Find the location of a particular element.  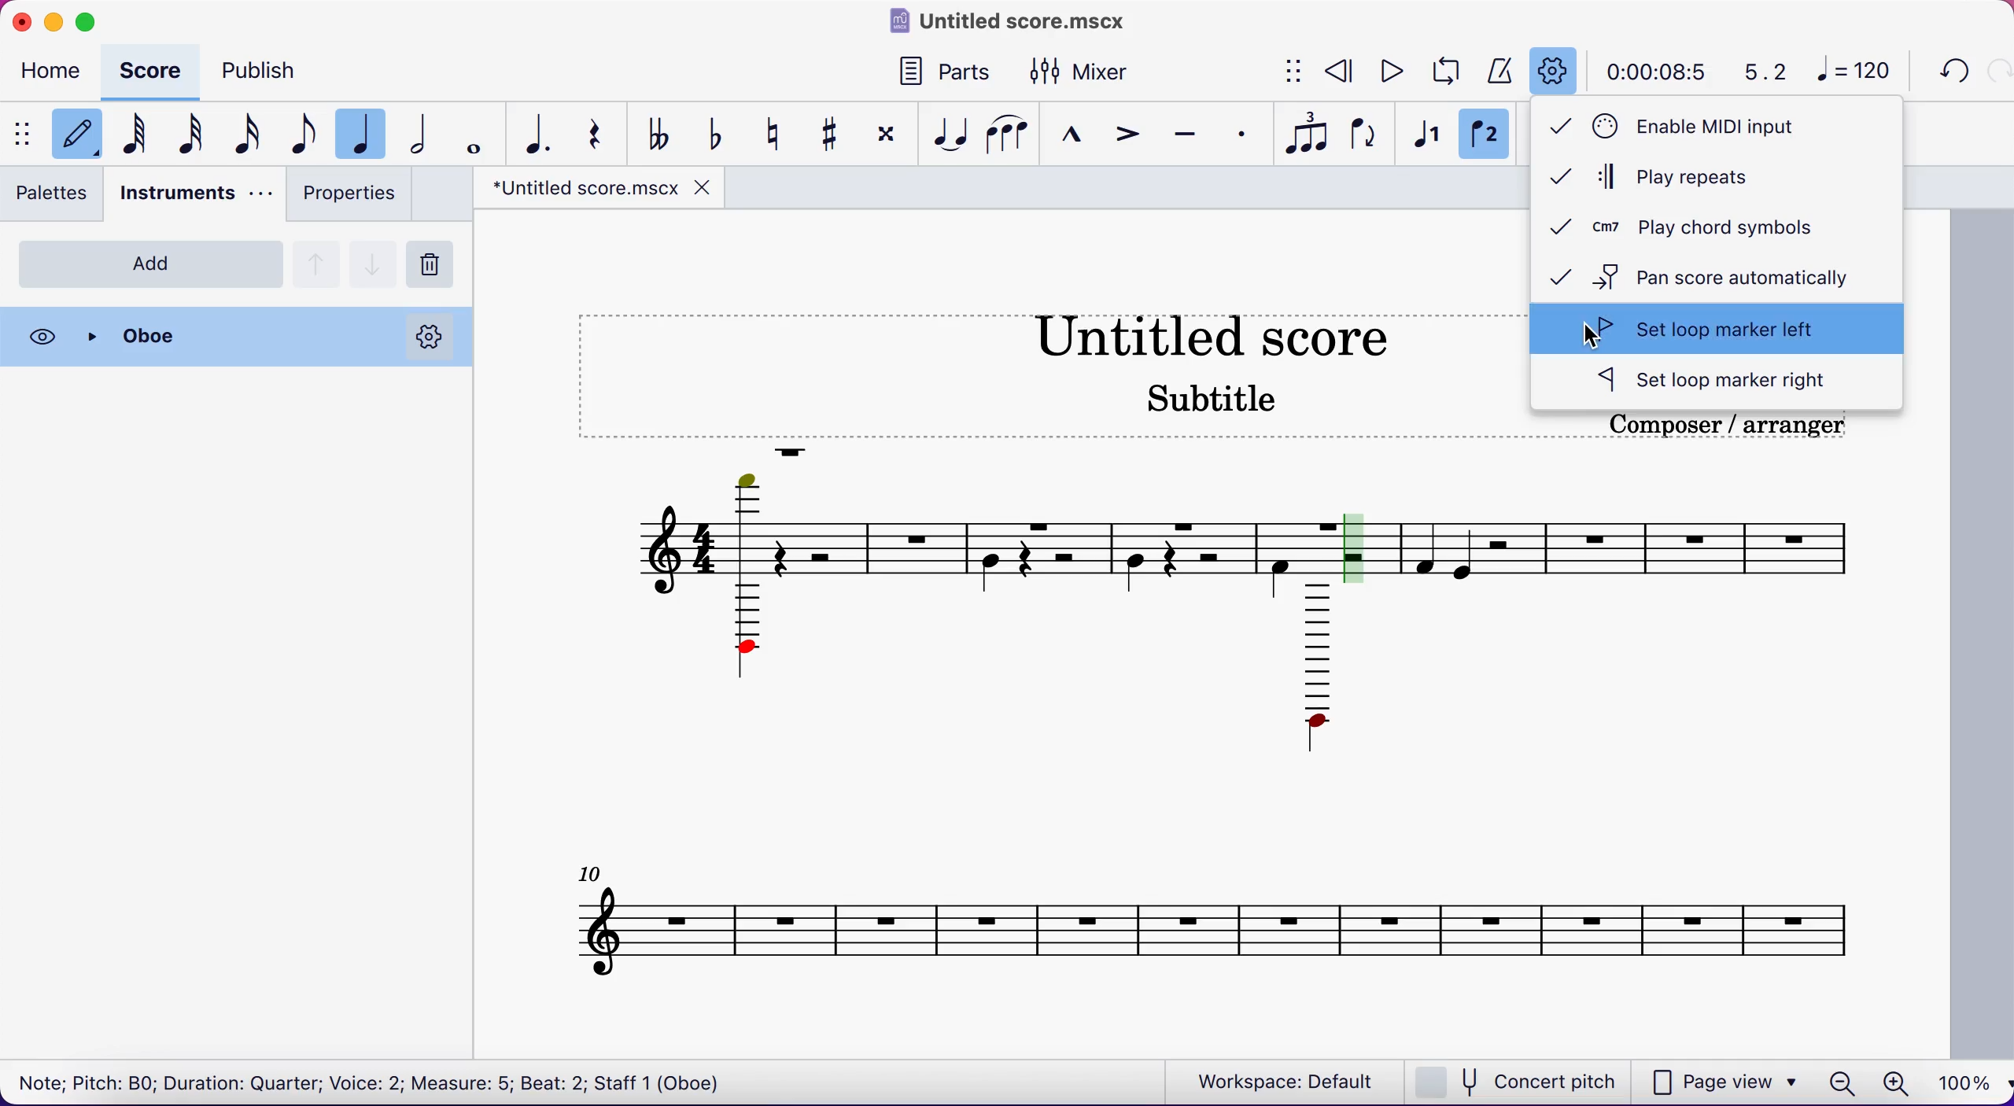

voice1 is located at coordinates (1425, 137).